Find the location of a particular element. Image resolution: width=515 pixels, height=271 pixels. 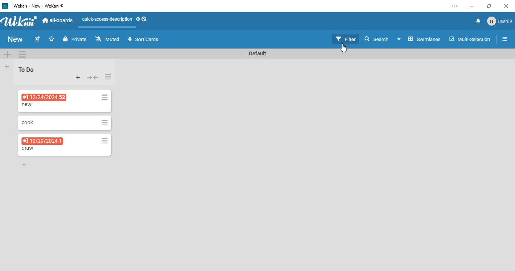

swimlanes is located at coordinates (419, 39).